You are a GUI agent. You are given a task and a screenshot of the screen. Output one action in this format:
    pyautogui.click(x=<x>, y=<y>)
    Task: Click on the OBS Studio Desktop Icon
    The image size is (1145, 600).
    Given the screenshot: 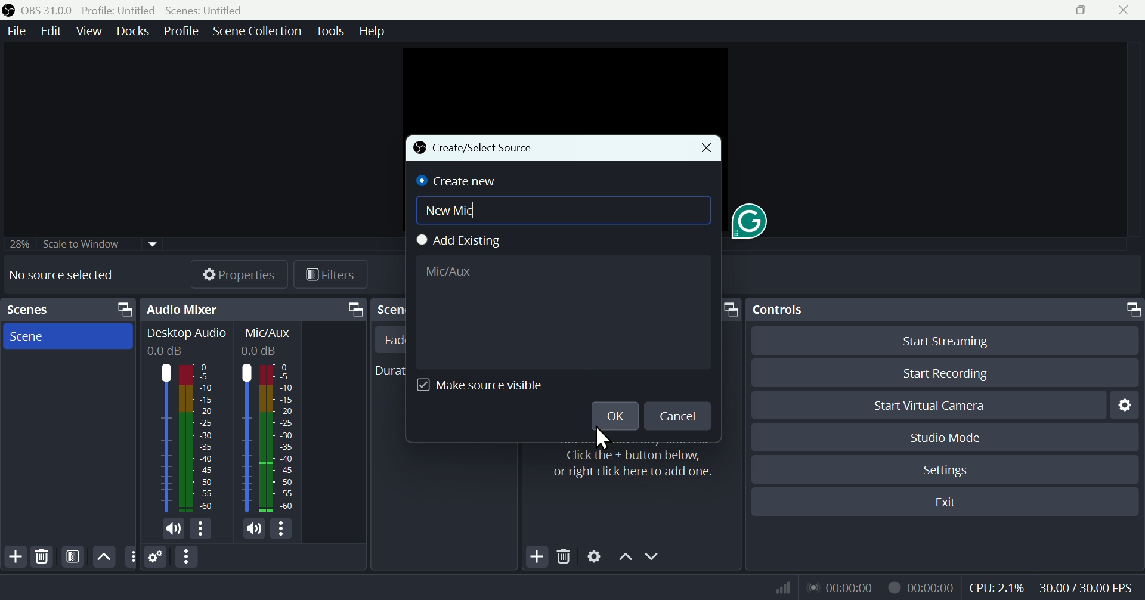 What is the action you would take?
    pyautogui.click(x=9, y=10)
    